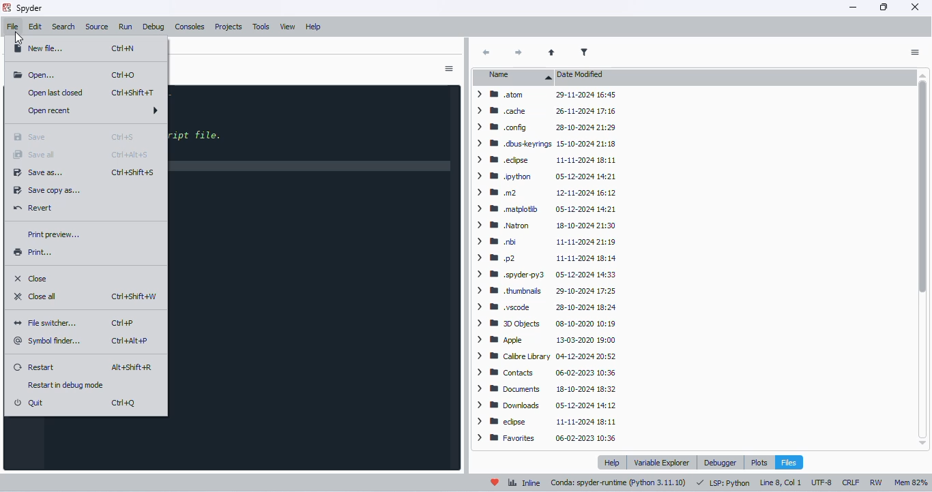 The height and width of the screenshot is (492, 932). Describe the element at coordinates (544, 356) in the screenshot. I see `> W Caibre Library 04-12-2024 20:52` at that location.